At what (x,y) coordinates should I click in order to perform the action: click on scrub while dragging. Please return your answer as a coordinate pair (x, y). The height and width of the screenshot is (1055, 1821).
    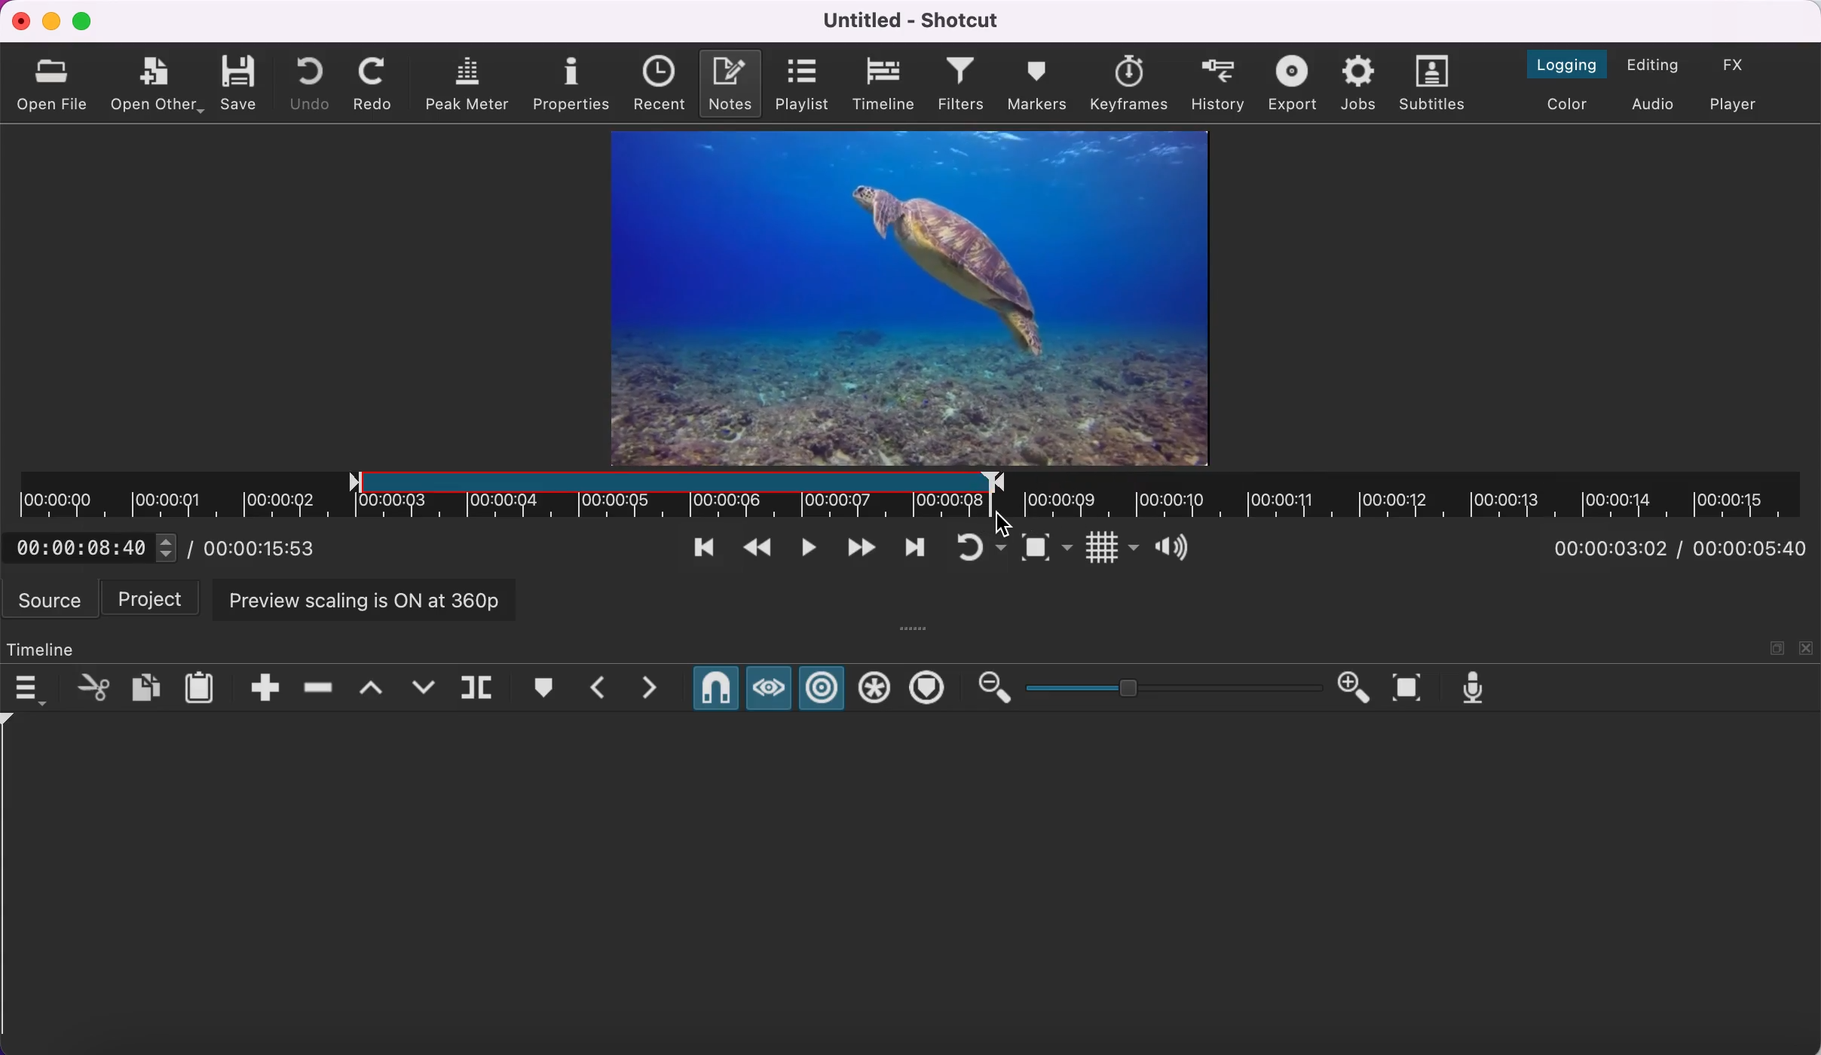
    Looking at the image, I should click on (769, 687).